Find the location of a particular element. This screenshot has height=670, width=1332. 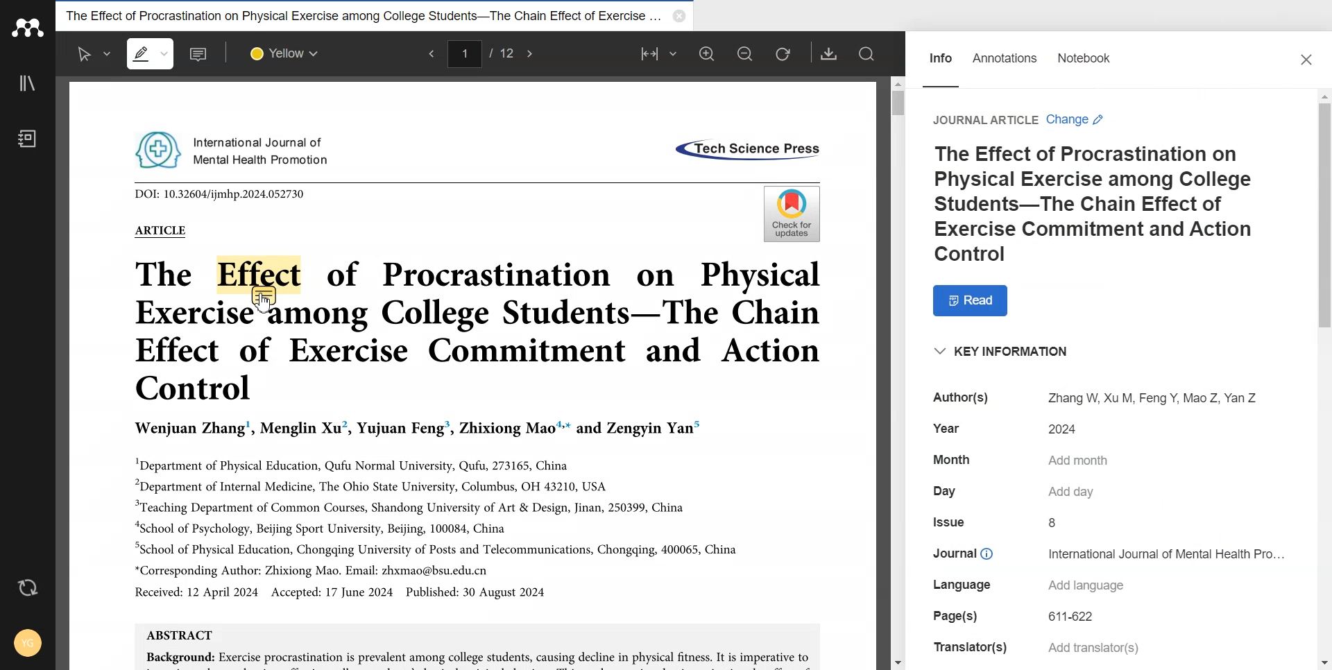

«Tech Science Press is located at coordinates (746, 151).